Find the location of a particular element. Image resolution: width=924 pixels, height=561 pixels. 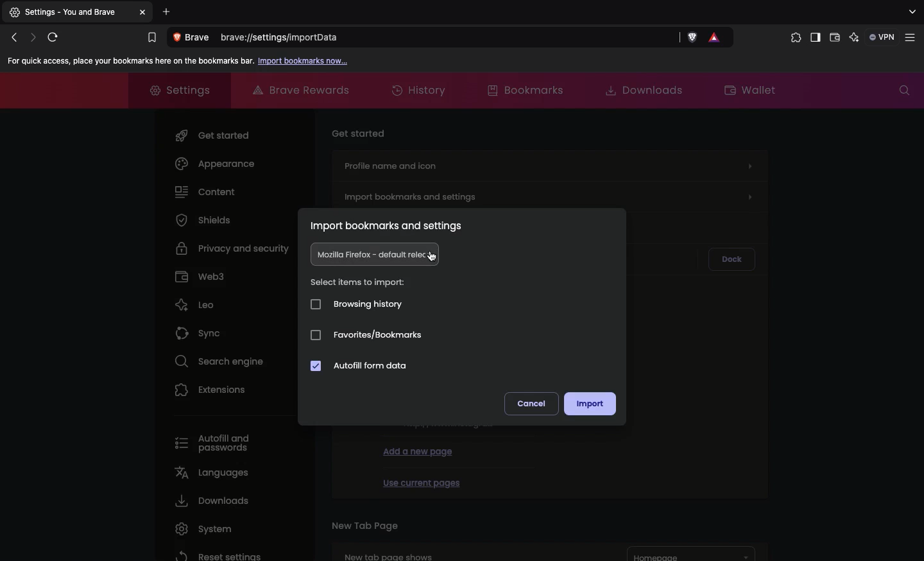

Autofill form data is located at coordinates (361, 367).